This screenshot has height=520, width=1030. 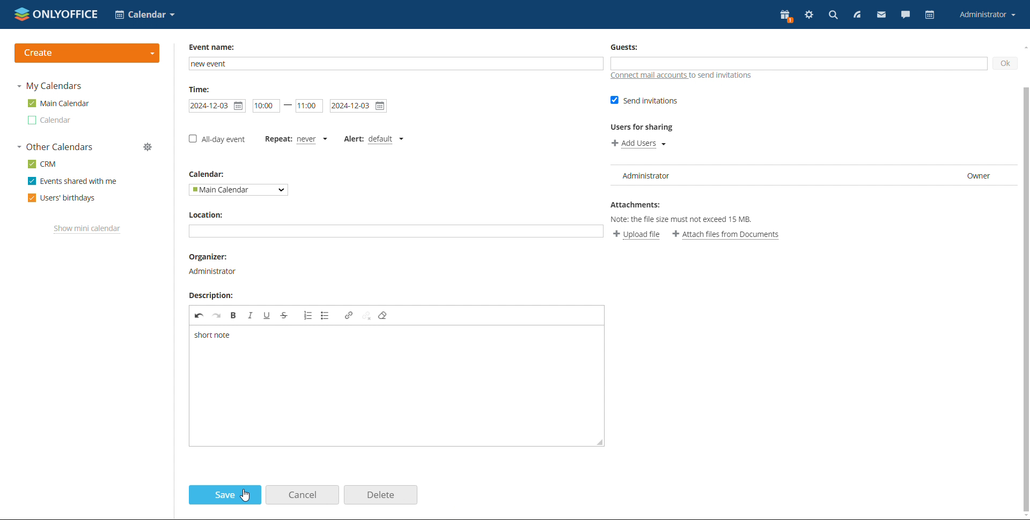 What do you see at coordinates (396, 386) in the screenshot?
I see `add description` at bounding box center [396, 386].